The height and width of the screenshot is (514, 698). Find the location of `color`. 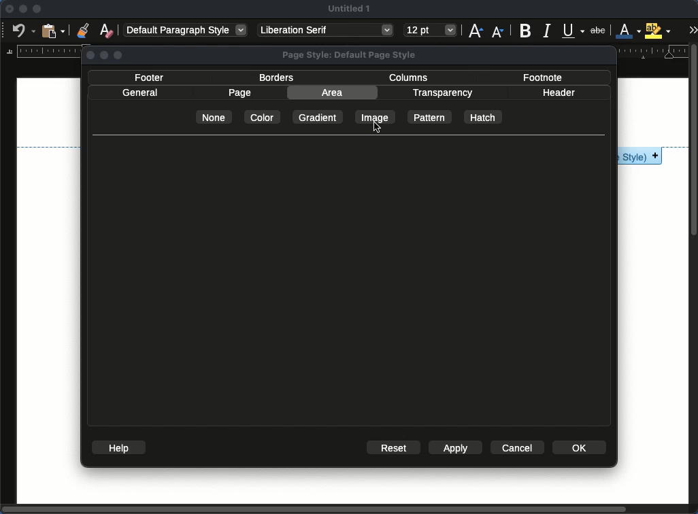

color is located at coordinates (262, 116).